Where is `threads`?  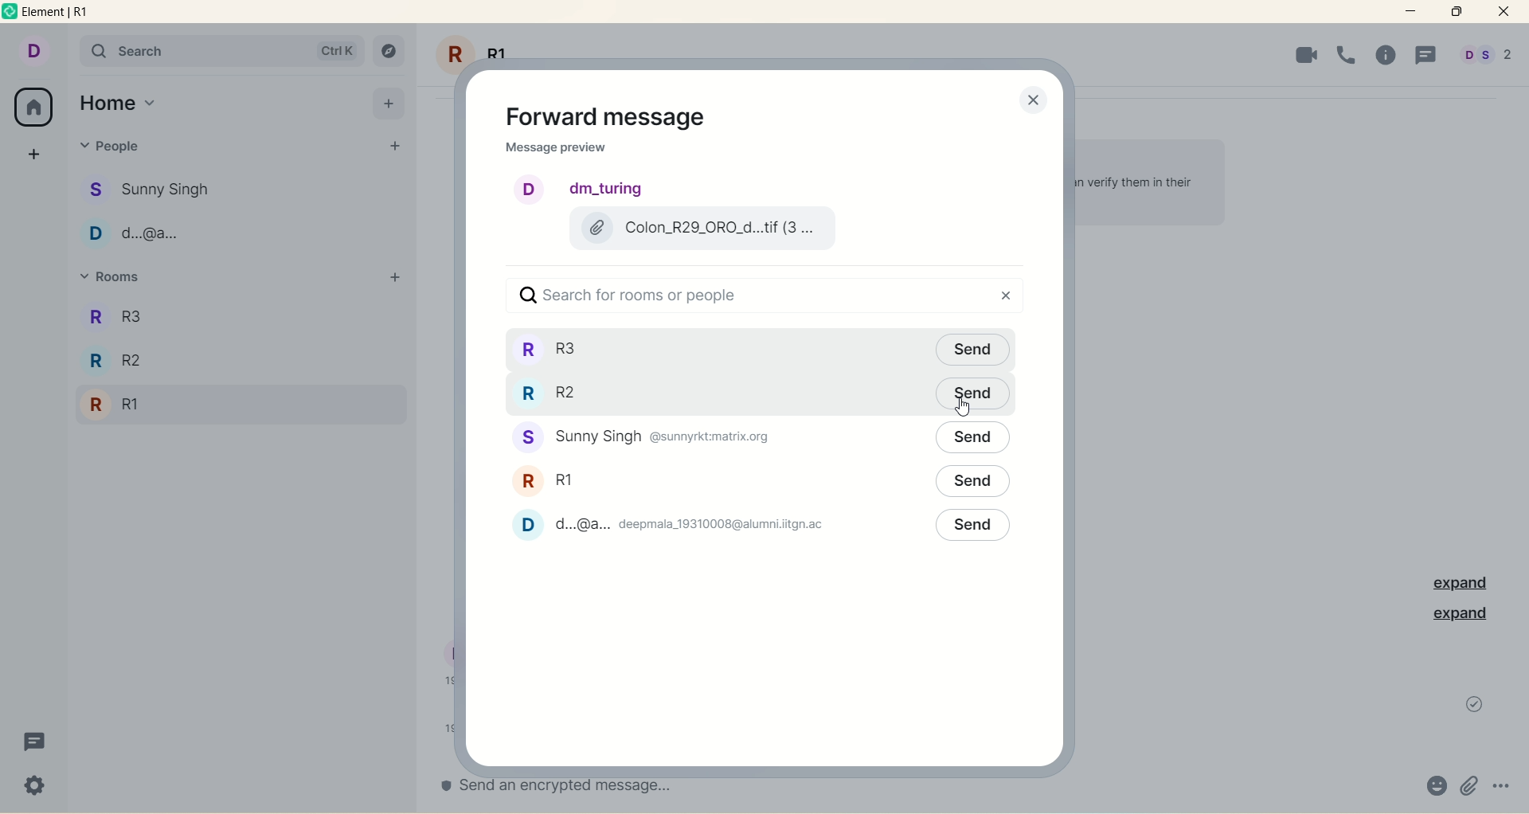 threads is located at coordinates (32, 746).